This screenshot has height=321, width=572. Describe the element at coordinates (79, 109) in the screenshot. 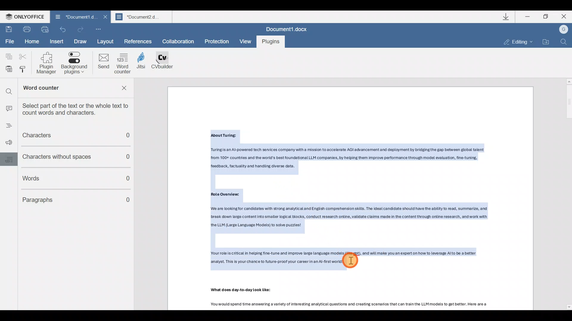

I see `Select part of the text or the whole text to count words & characters` at that location.